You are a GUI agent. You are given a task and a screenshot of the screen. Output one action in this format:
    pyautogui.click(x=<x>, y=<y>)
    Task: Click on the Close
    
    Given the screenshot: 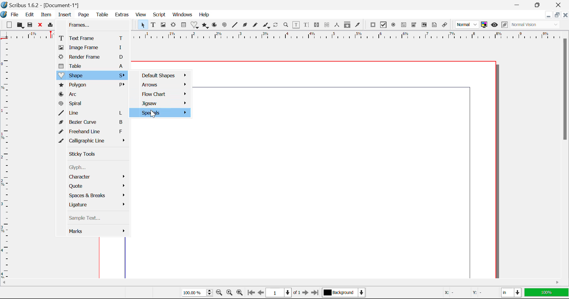 What is the action you would take?
    pyautogui.click(x=41, y=26)
    